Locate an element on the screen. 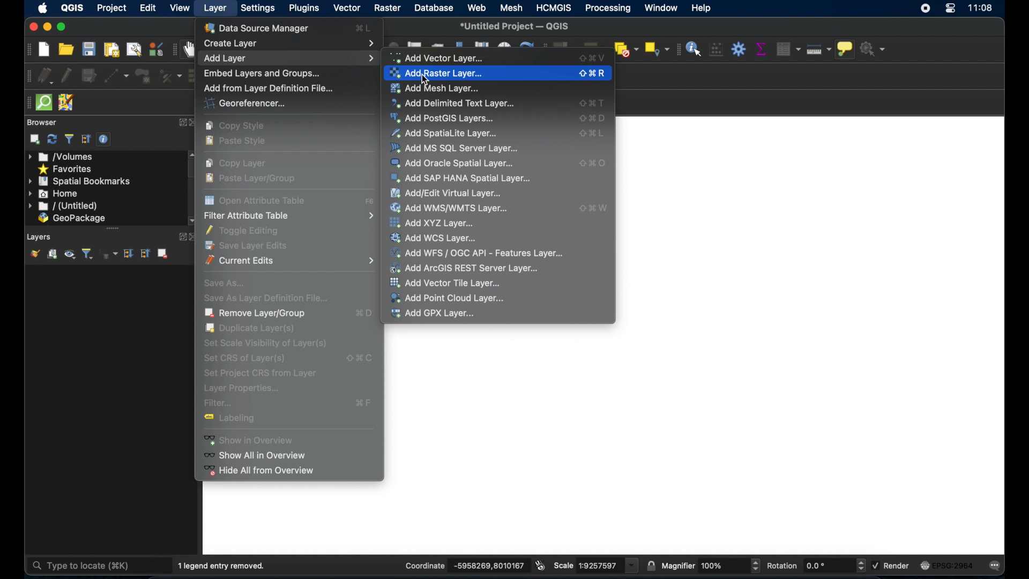 This screenshot has height=579, width=1029. map navigation toolbar is located at coordinates (175, 49).